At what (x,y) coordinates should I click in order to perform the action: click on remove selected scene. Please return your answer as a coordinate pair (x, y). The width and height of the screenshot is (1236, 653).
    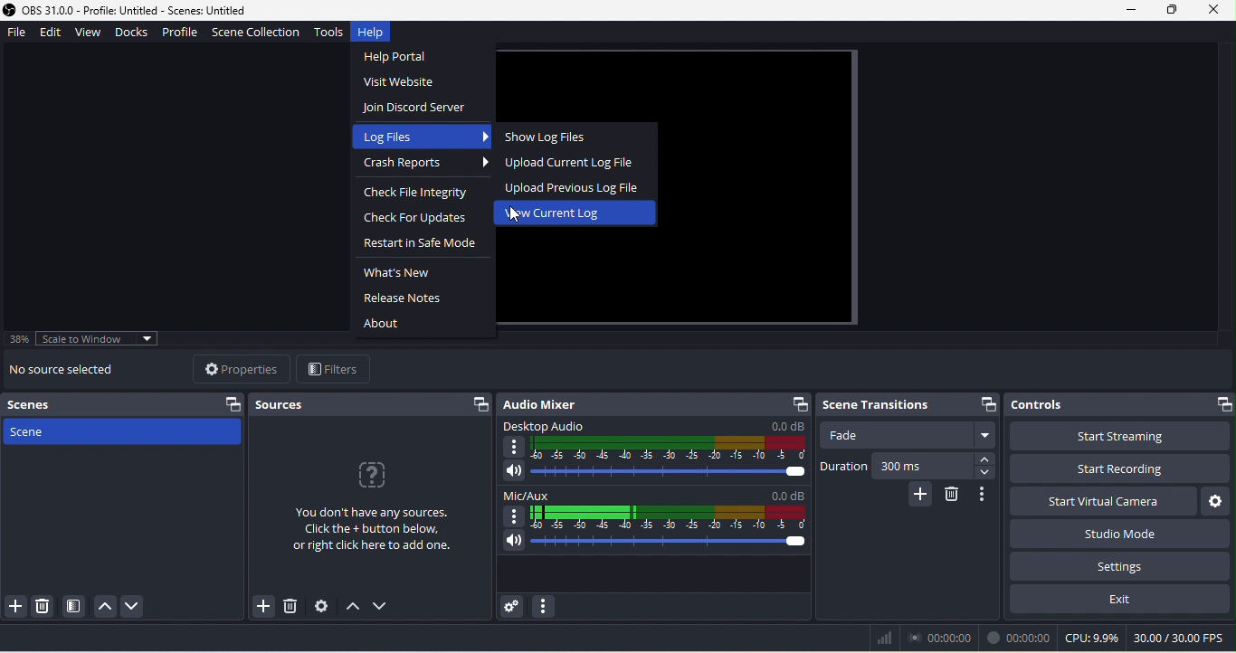
    Looking at the image, I should click on (43, 607).